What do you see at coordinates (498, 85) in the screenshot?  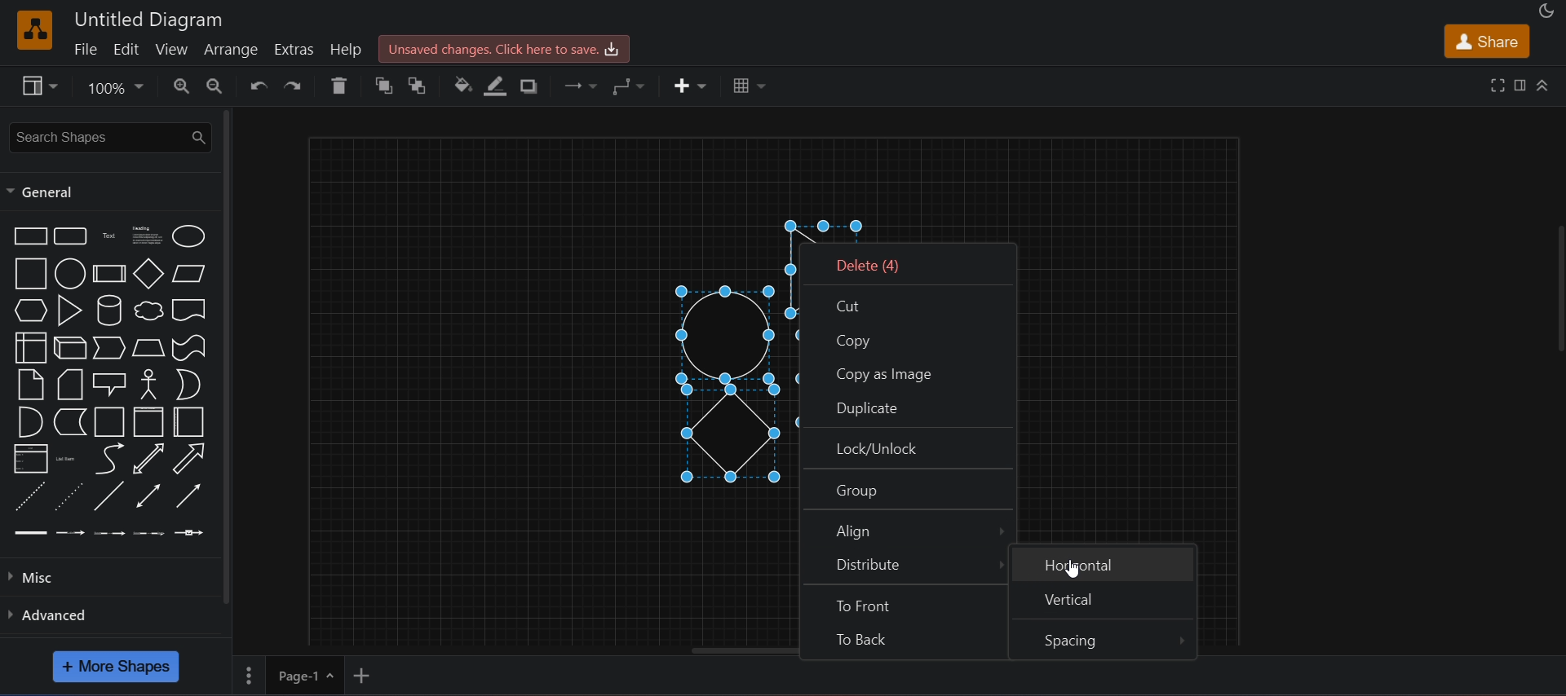 I see `line color` at bounding box center [498, 85].